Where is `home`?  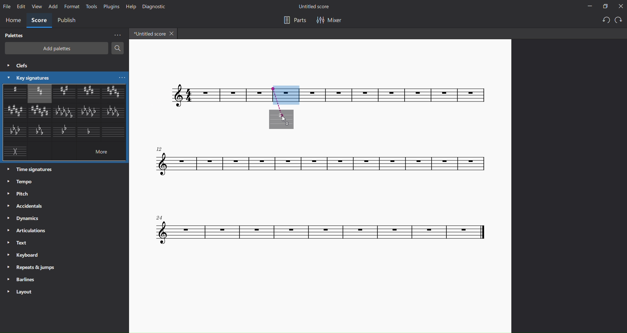 home is located at coordinates (12, 20).